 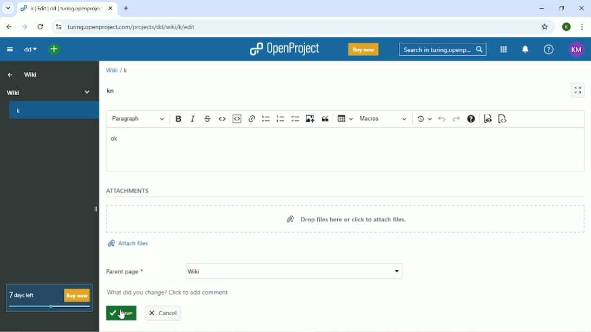 I want to click on Buy now, so click(x=363, y=50).